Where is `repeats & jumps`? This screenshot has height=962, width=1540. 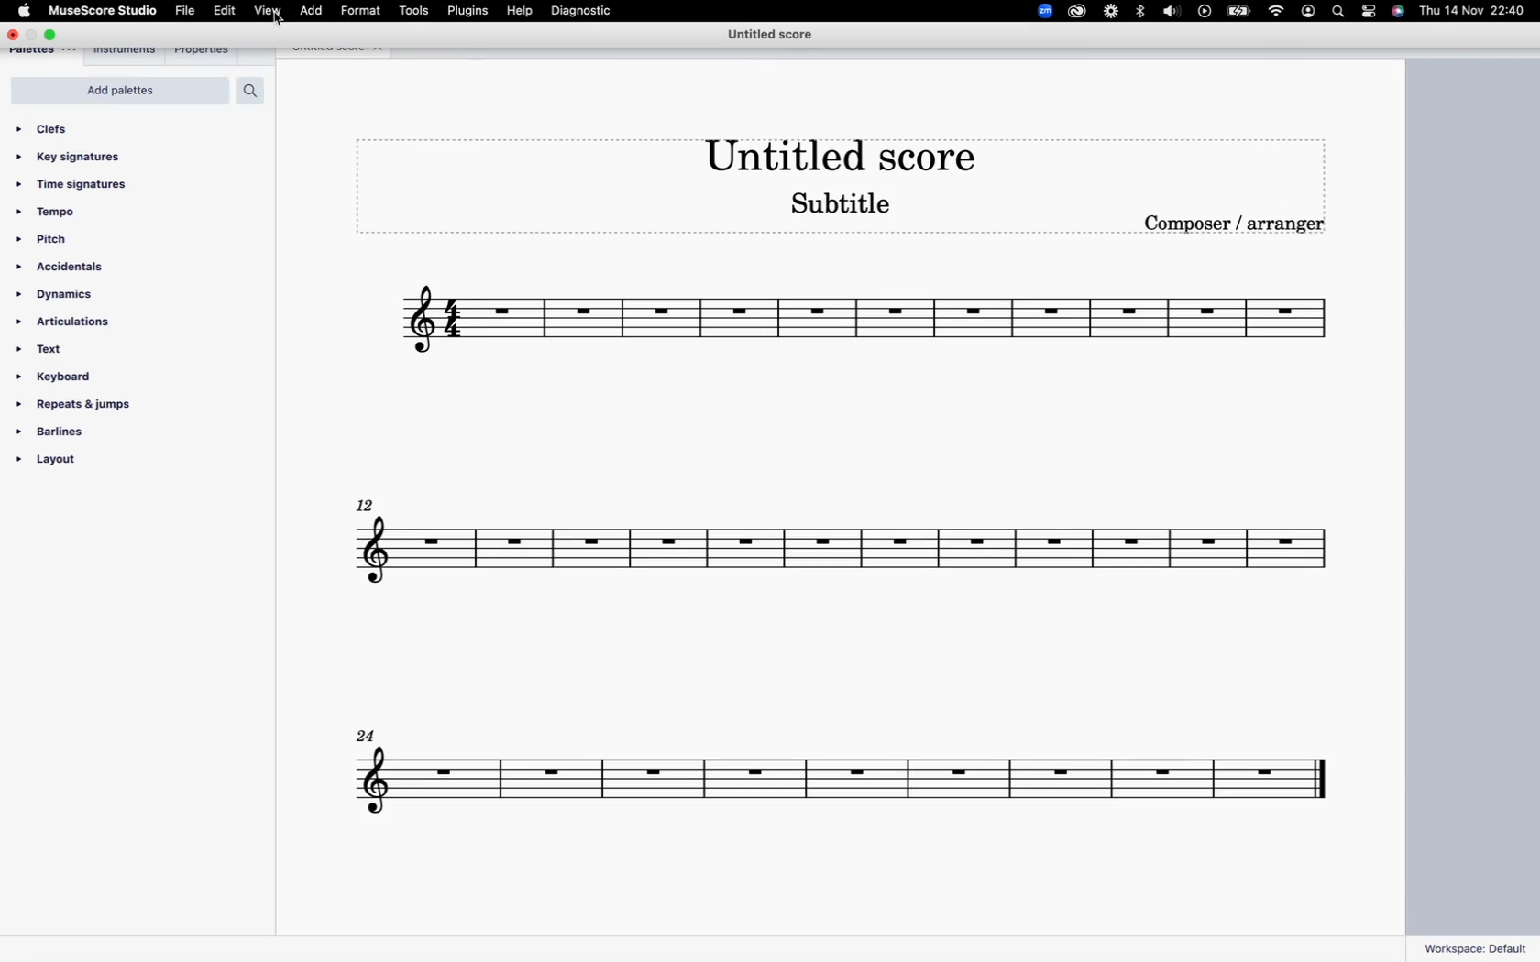 repeats & jumps is located at coordinates (78, 405).